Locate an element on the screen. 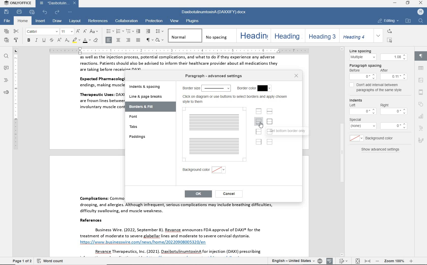  italic is located at coordinates (36, 41).